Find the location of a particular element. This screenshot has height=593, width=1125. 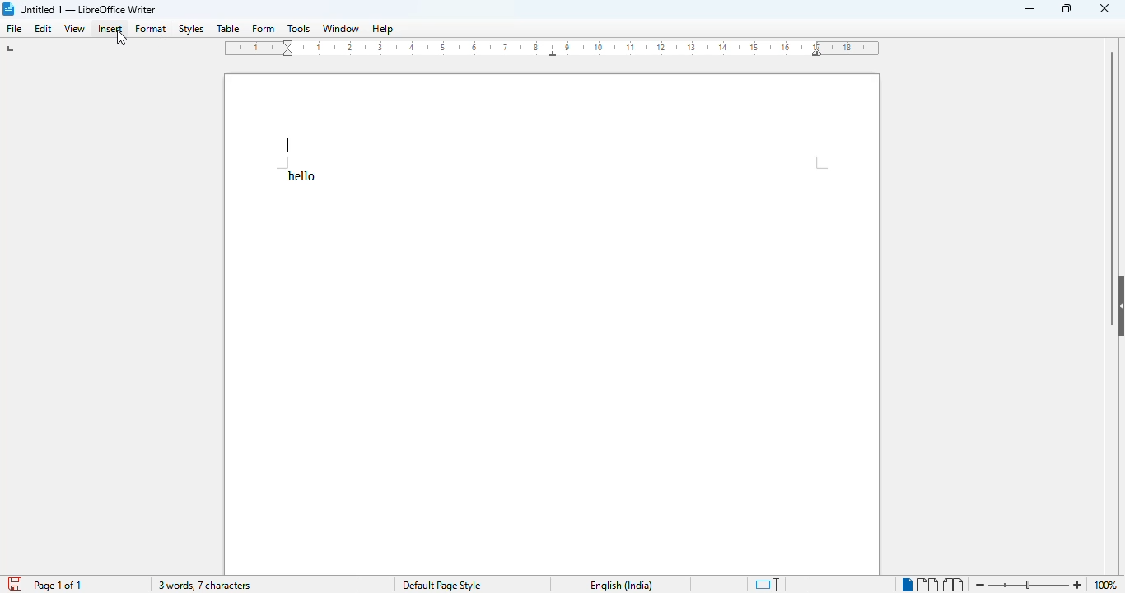

form is located at coordinates (264, 28).